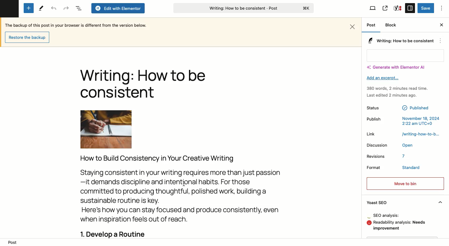  Describe the element at coordinates (403, 134) in the screenshot. I see `Link` at that location.